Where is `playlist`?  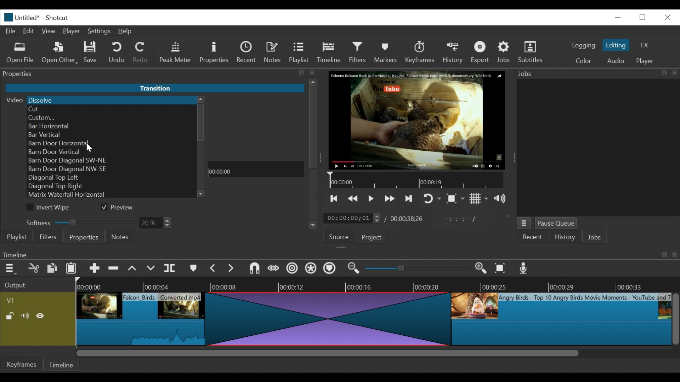
playlist is located at coordinates (16, 237).